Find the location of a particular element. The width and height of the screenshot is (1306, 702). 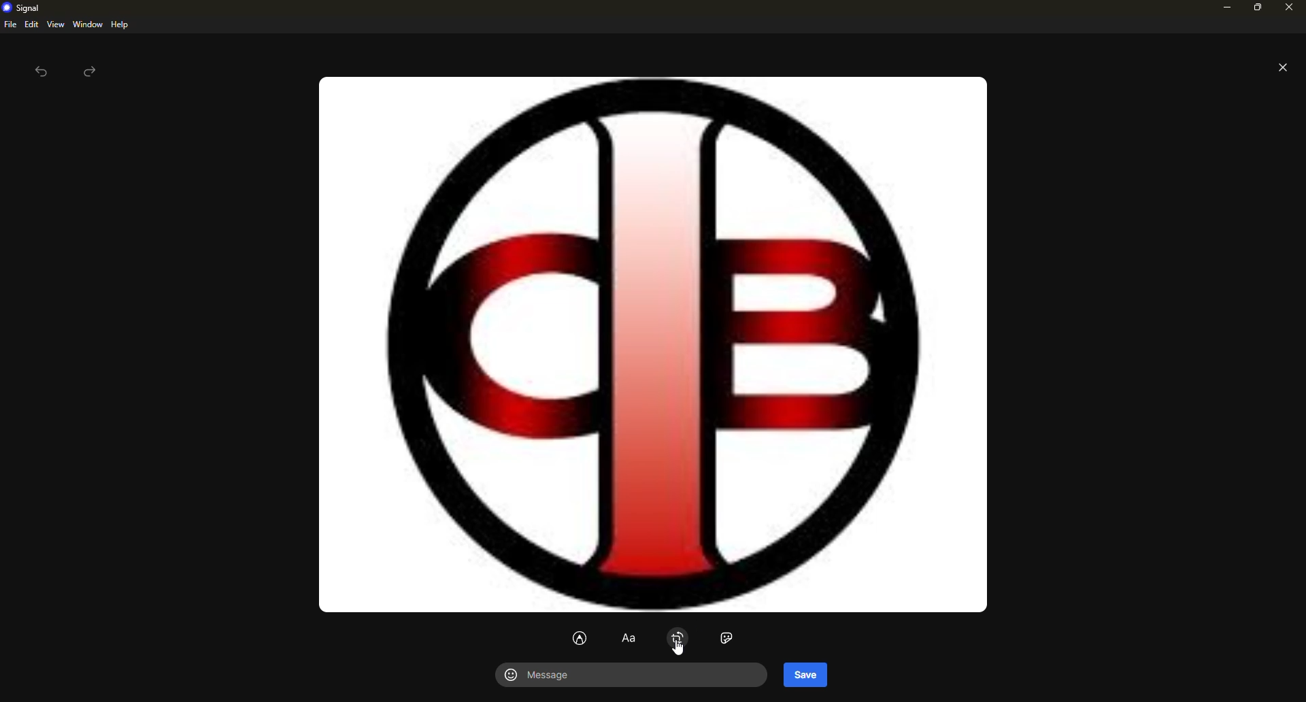

edit is located at coordinates (31, 24).